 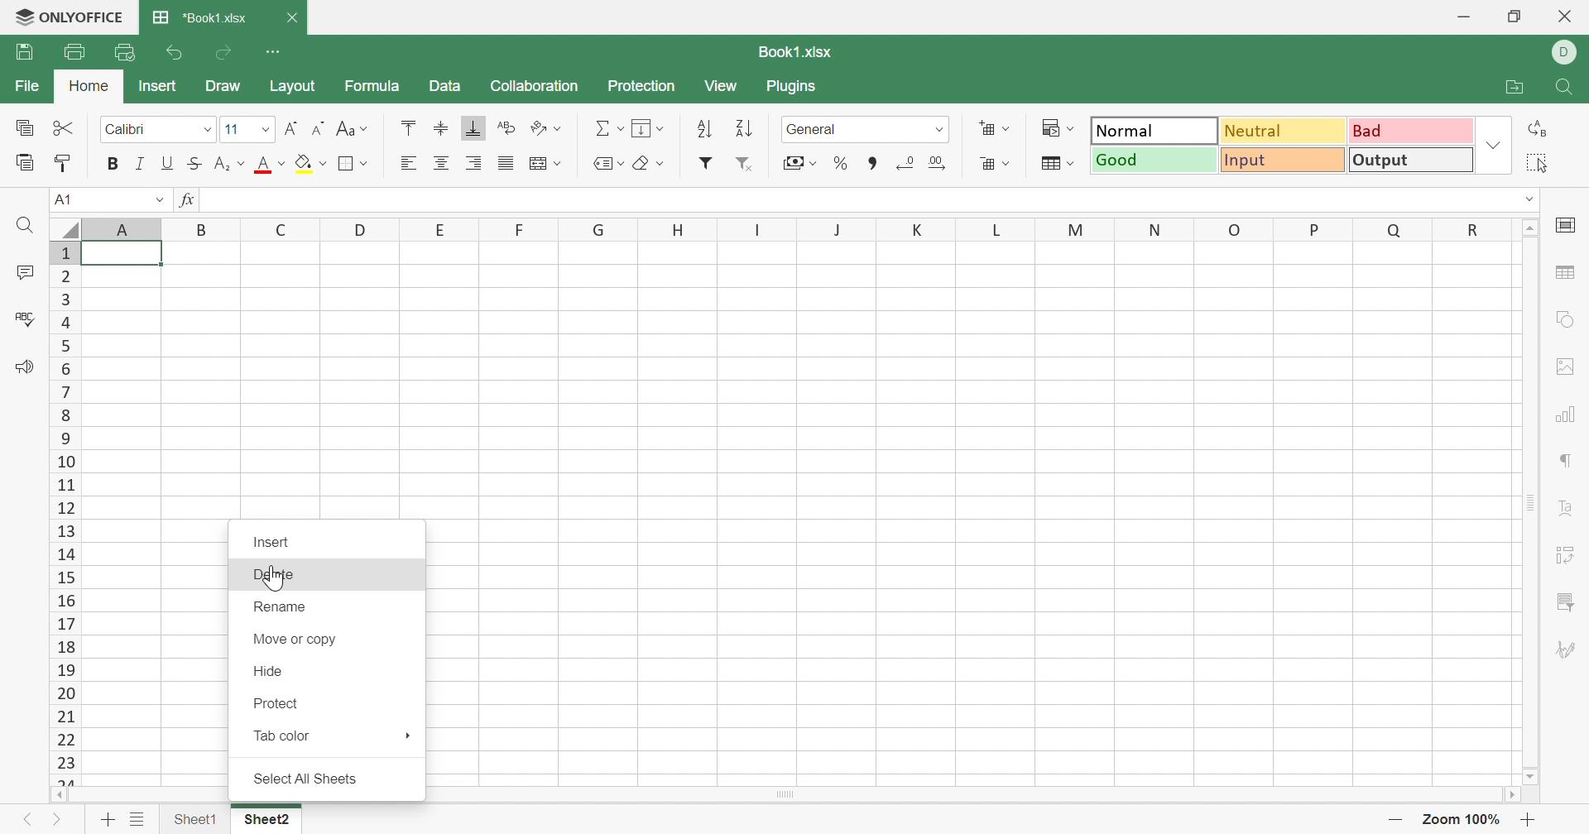 What do you see at coordinates (506, 127) in the screenshot?
I see `Wrap Text` at bounding box center [506, 127].